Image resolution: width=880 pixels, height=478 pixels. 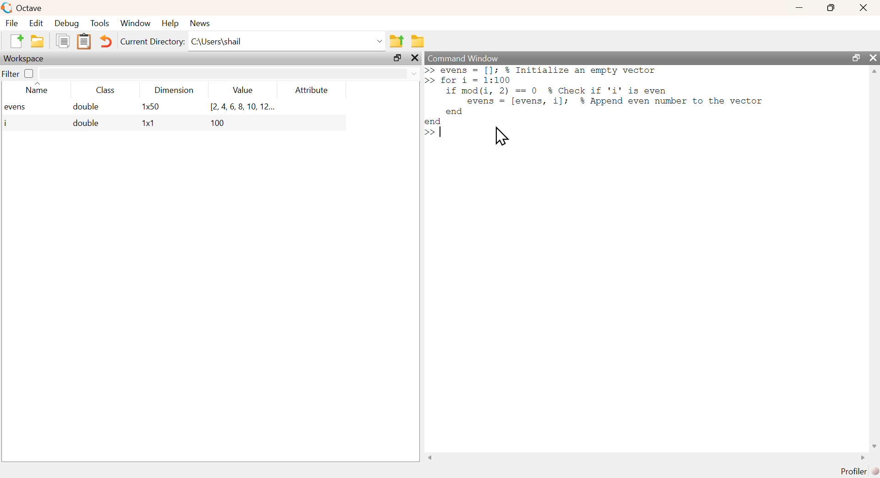 What do you see at coordinates (11, 73) in the screenshot?
I see `filter` at bounding box center [11, 73].